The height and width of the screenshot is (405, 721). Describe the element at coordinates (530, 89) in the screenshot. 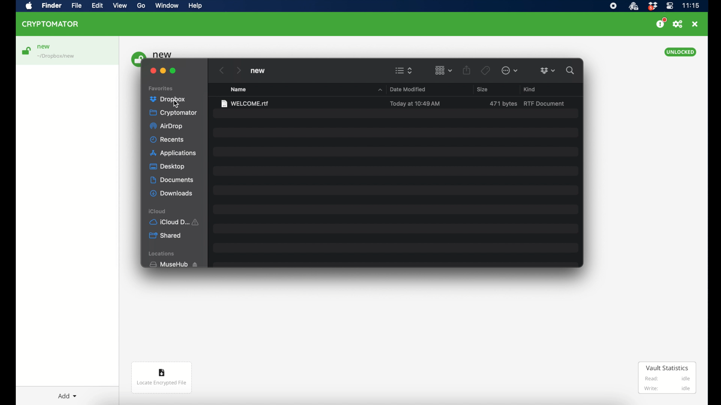

I see `kind` at that location.